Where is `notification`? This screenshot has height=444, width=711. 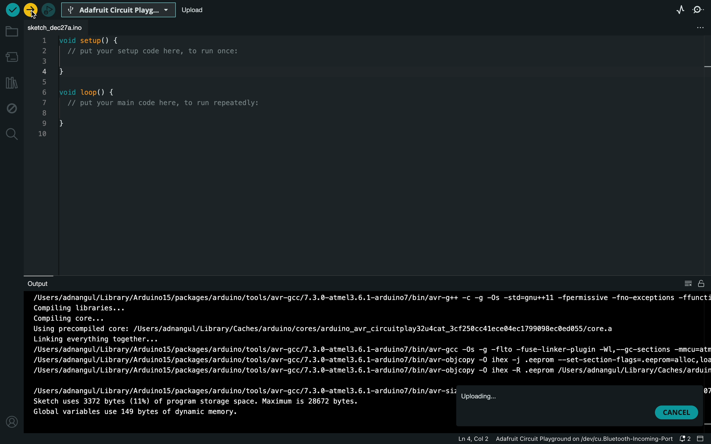 notification is located at coordinates (685, 439).